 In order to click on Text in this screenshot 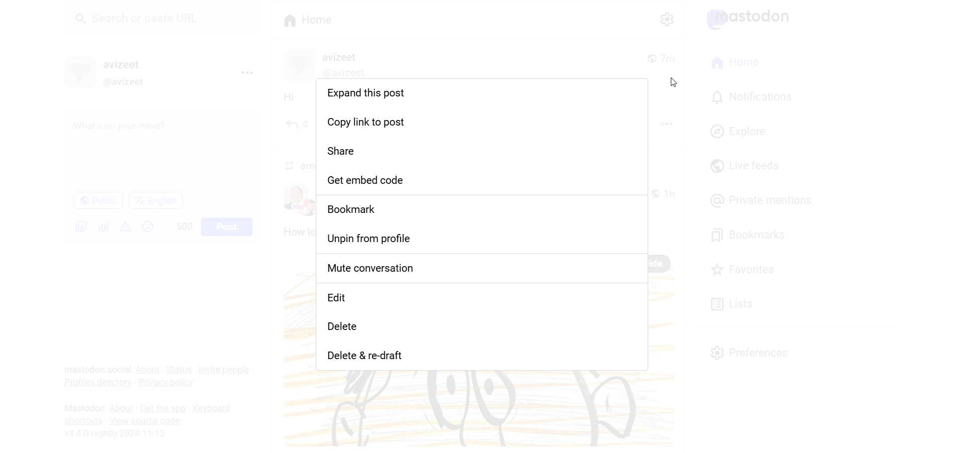, I will do `click(97, 370)`.